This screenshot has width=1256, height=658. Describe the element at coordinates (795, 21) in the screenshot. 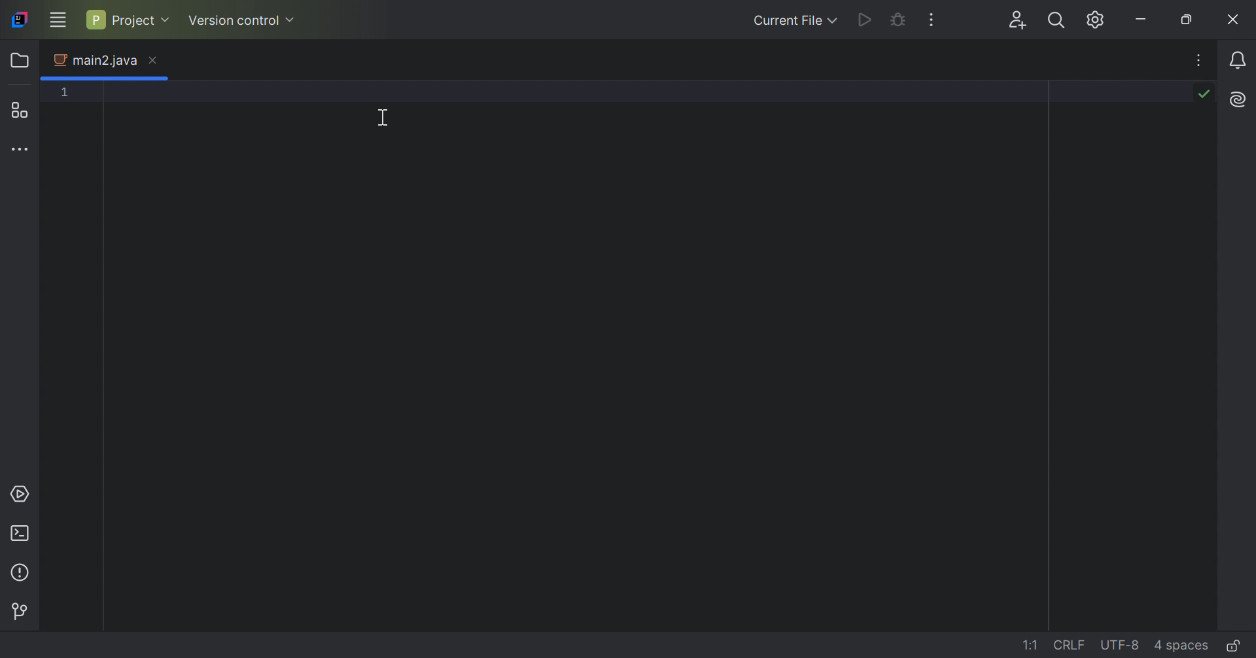

I see `Current File` at that location.